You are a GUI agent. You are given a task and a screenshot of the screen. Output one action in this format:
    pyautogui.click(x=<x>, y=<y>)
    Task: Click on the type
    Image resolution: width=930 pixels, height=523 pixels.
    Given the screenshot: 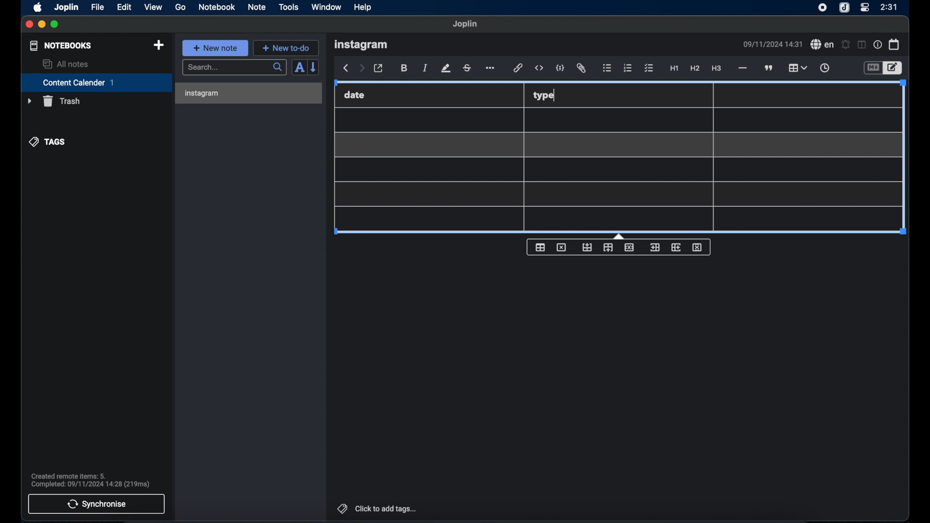 What is the action you would take?
    pyautogui.click(x=544, y=95)
    